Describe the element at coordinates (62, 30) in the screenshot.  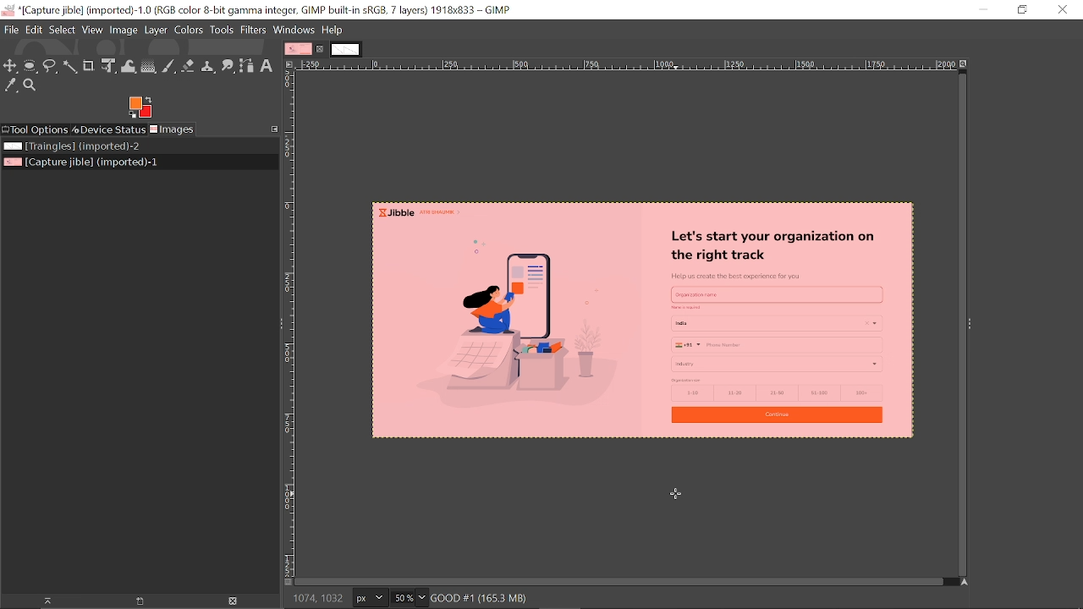
I see `Select` at that location.